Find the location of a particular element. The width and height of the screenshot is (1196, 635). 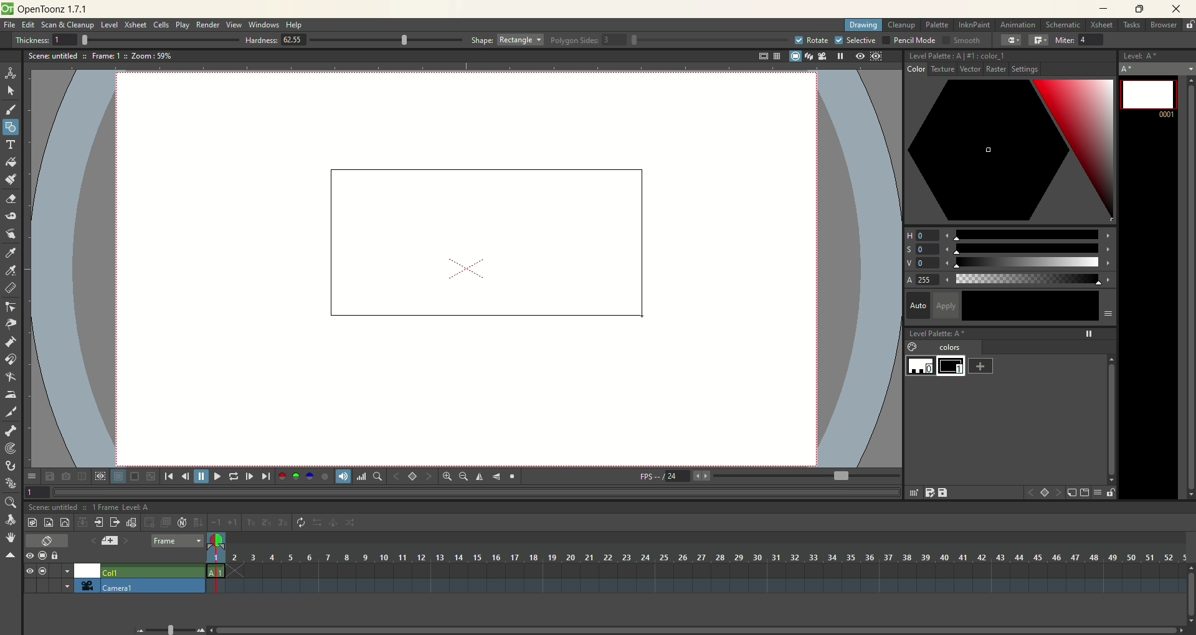

field guide is located at coordinates (776, 56).